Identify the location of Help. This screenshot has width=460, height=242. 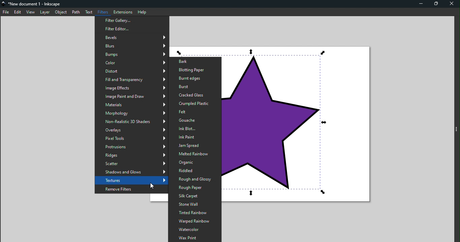
(142, 11).